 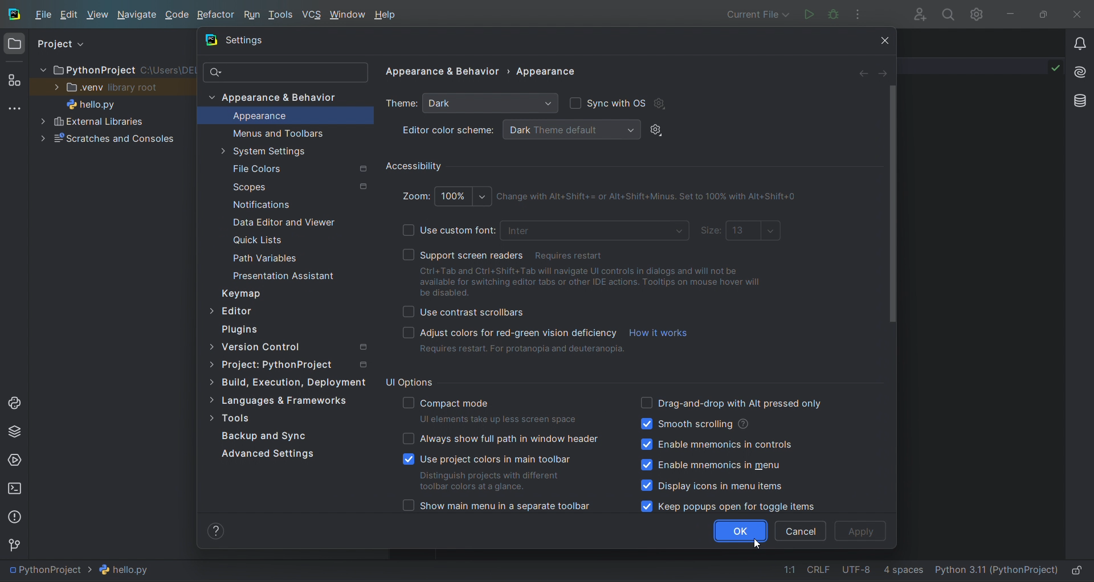 I want to click on logo, so click(x=11, y=14).